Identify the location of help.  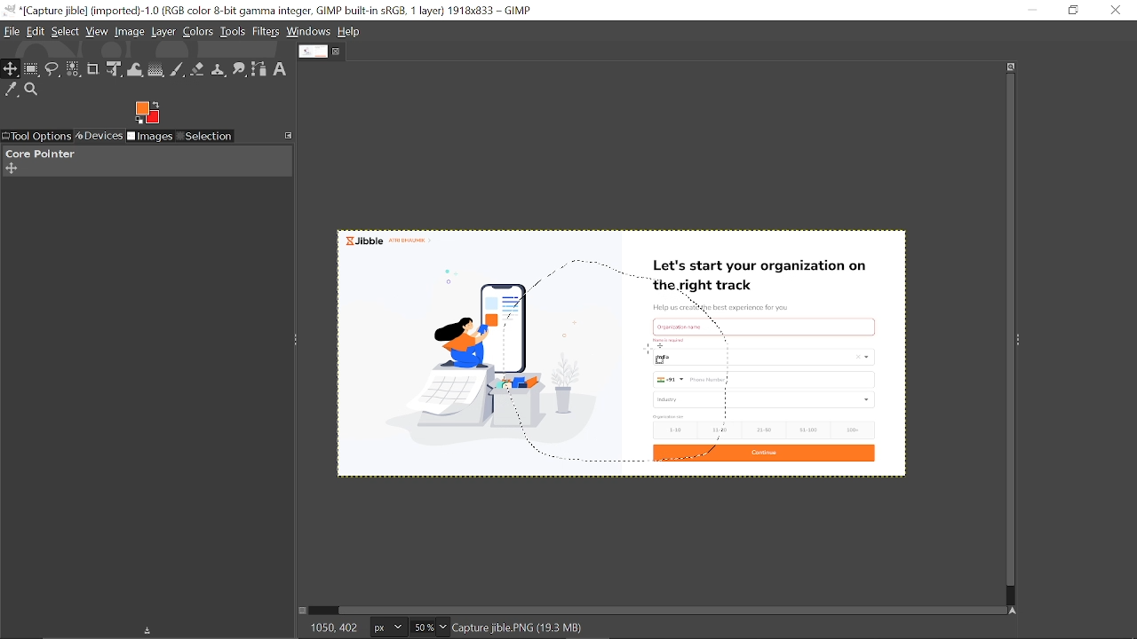
(350, 32).